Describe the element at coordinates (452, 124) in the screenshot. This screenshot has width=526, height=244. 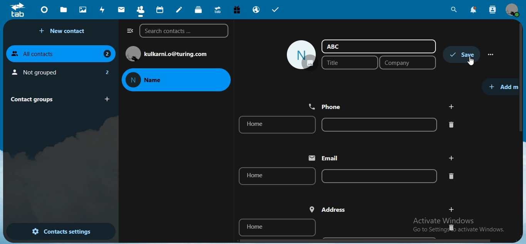
I see `delete` at that location.